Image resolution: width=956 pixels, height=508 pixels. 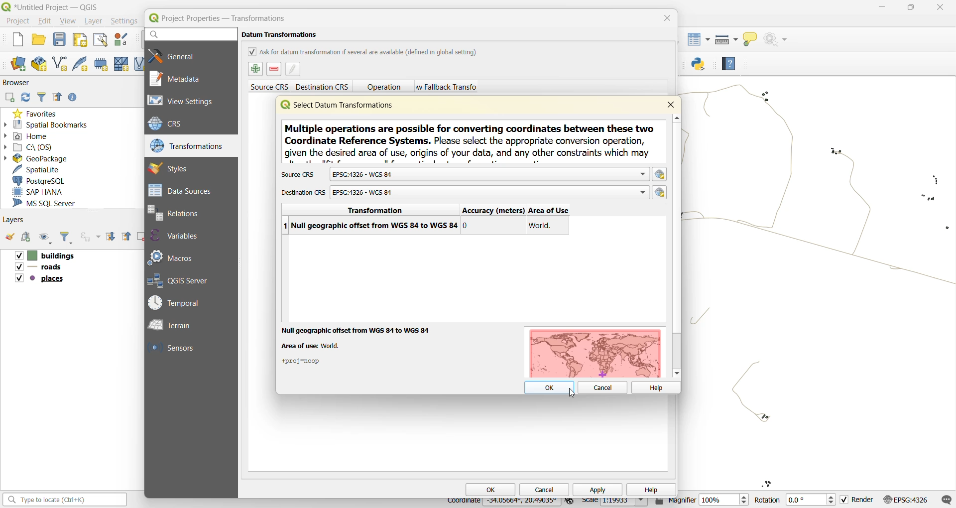 I want to click on 0, so click(x=466, y=225).